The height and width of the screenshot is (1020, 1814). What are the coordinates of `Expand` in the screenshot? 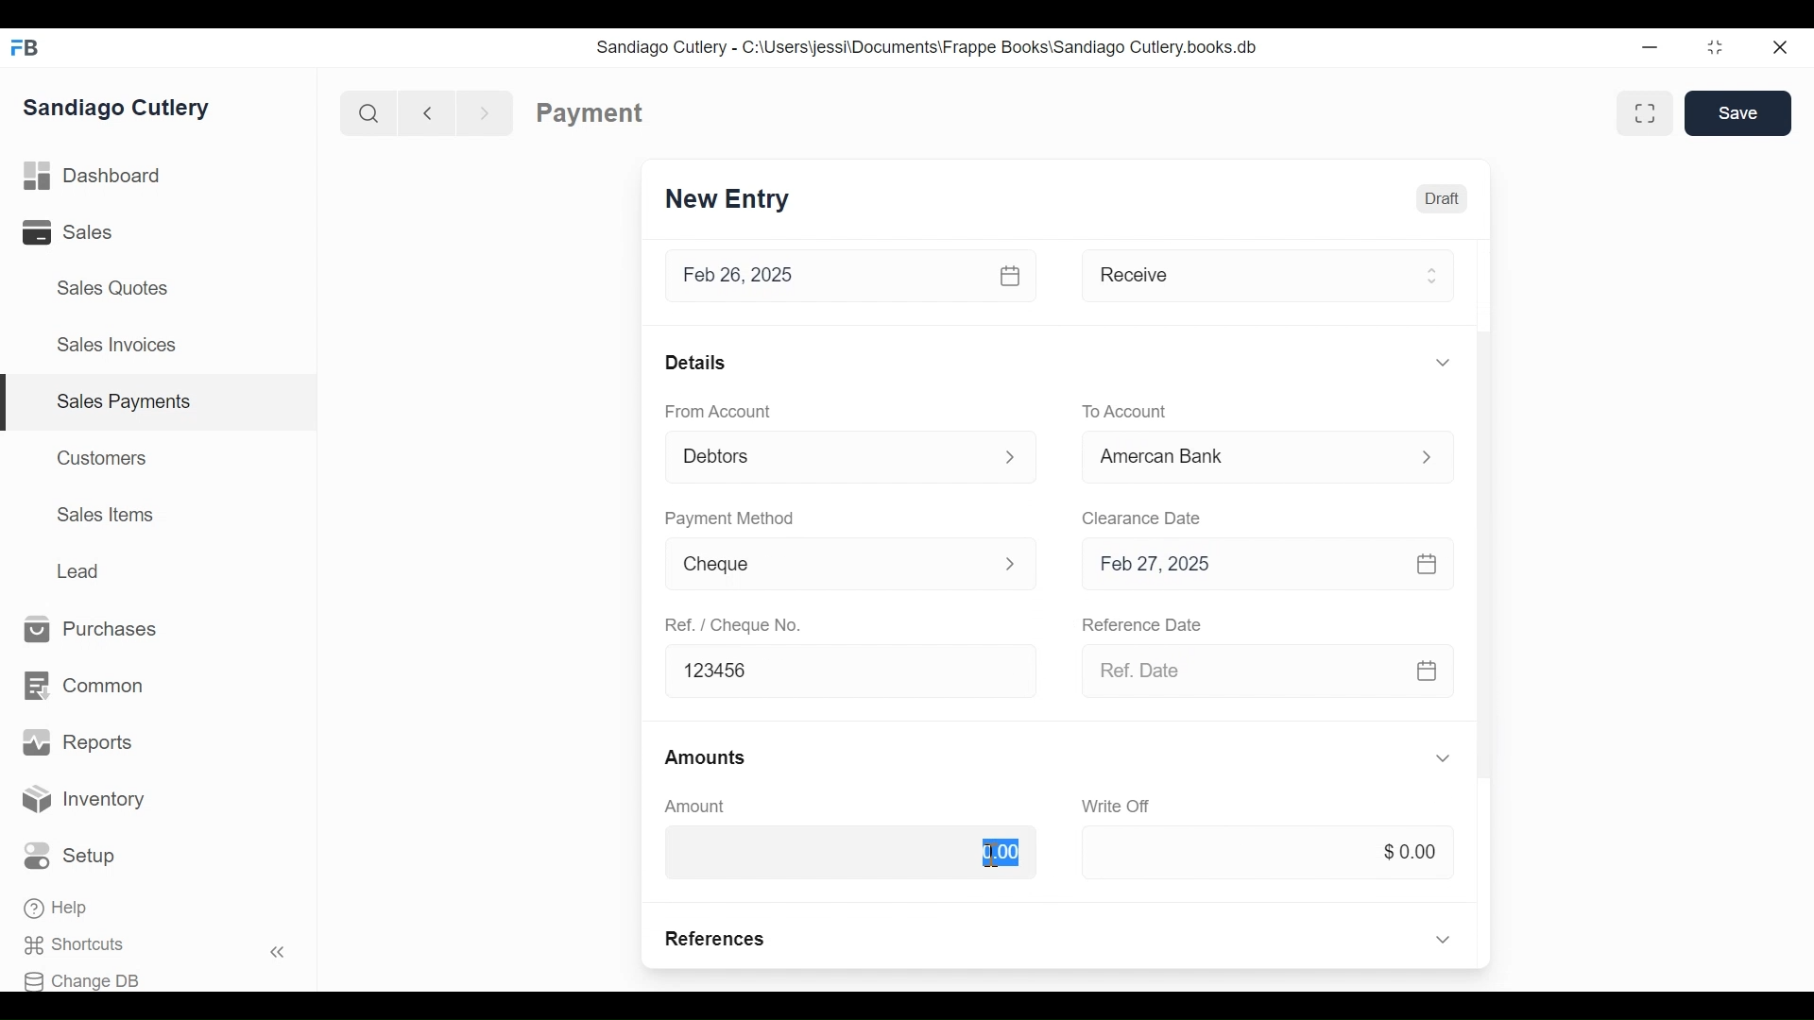 It's located at (1443, 938).